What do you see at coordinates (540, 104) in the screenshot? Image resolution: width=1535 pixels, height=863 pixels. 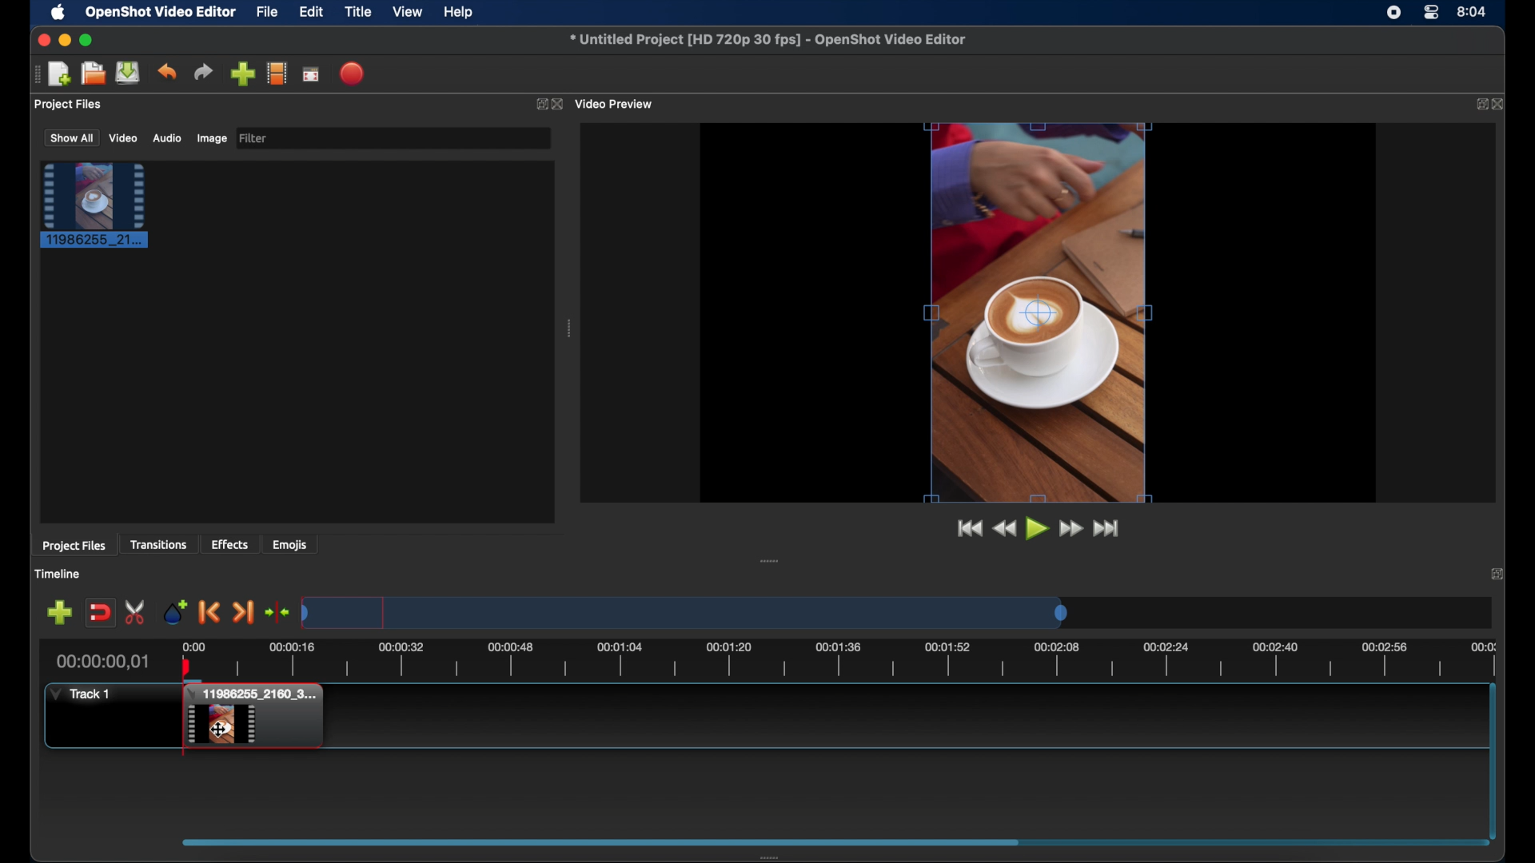 I see `expand` at bounding box center [540, 104].